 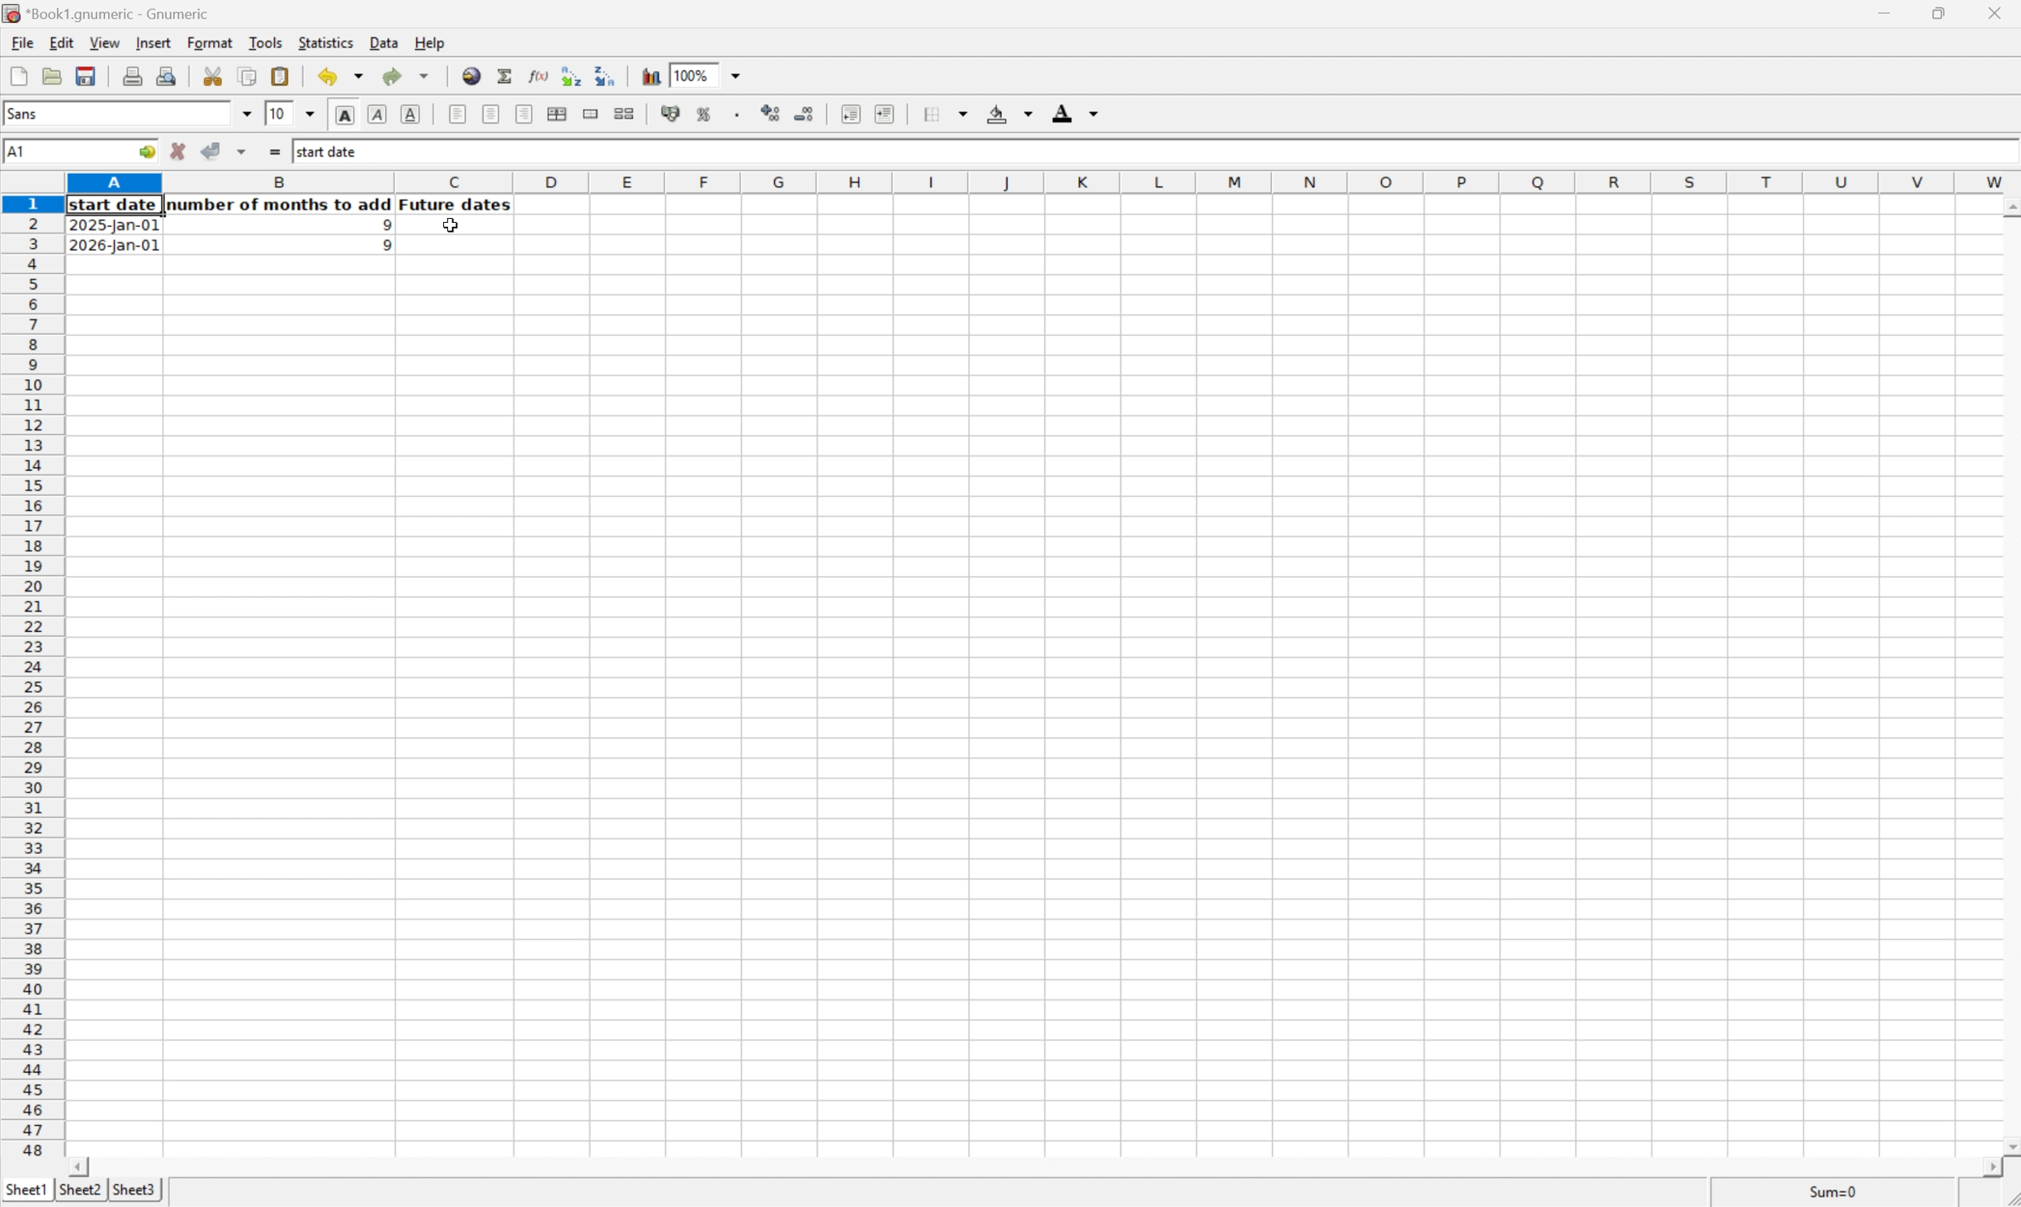 What do you see at coordinates (25, 1190) in the screenshot?
I see `Sheet1` at bounding box center [25, 1190].